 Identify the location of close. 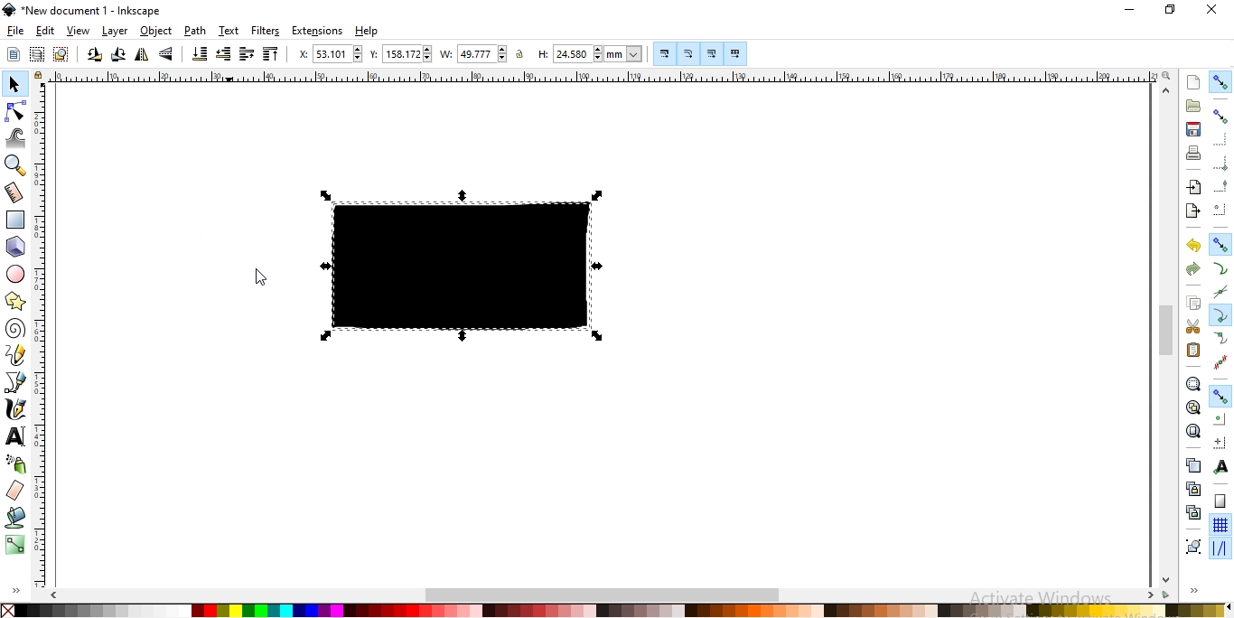
(1216, 9).